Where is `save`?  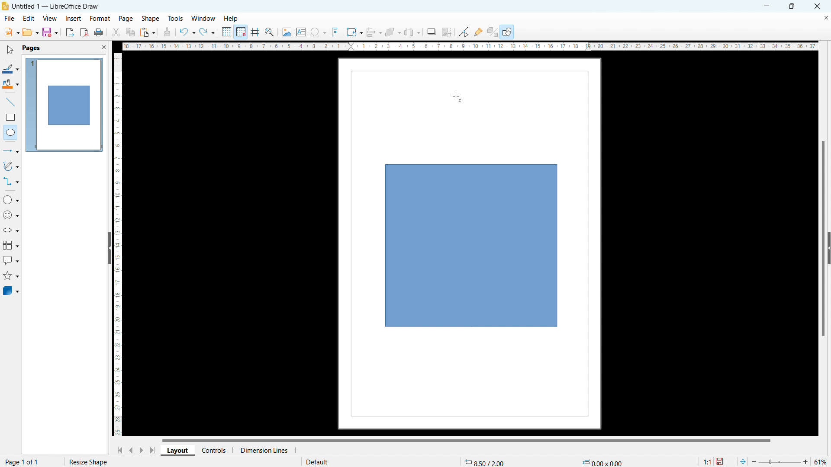
save is located at coordinates (721, 462).